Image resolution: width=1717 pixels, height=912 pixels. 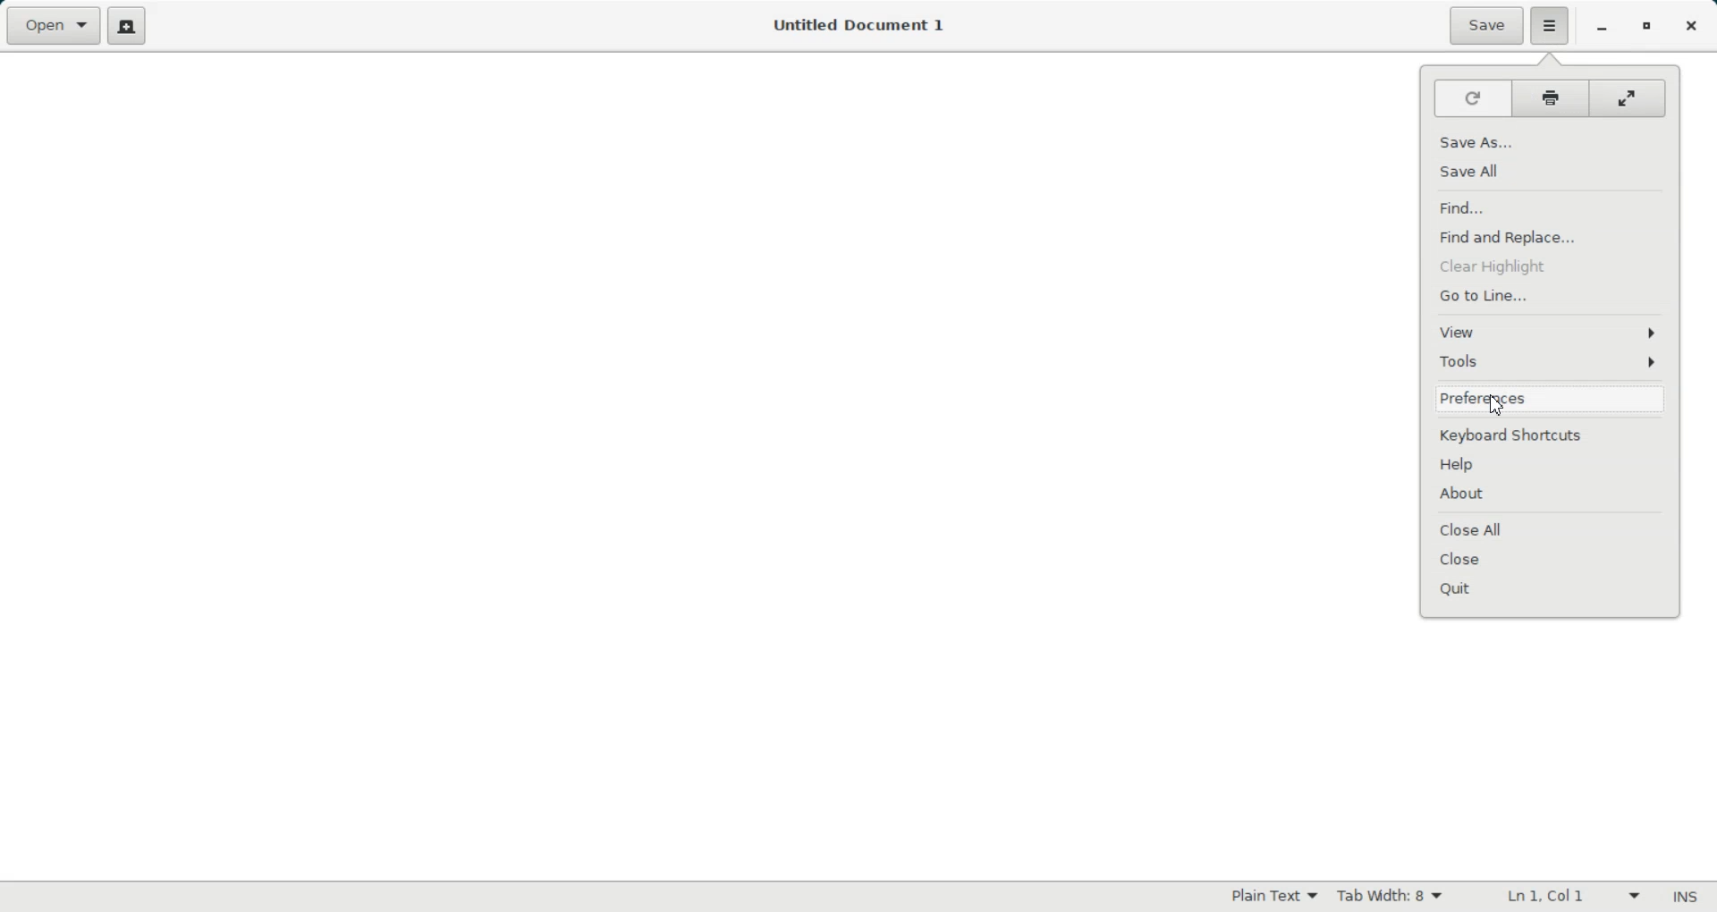 What do you see at coordinates (1552, 294) in the screenshot?
I see `Go to Line` at bounding box center [1552, 294].